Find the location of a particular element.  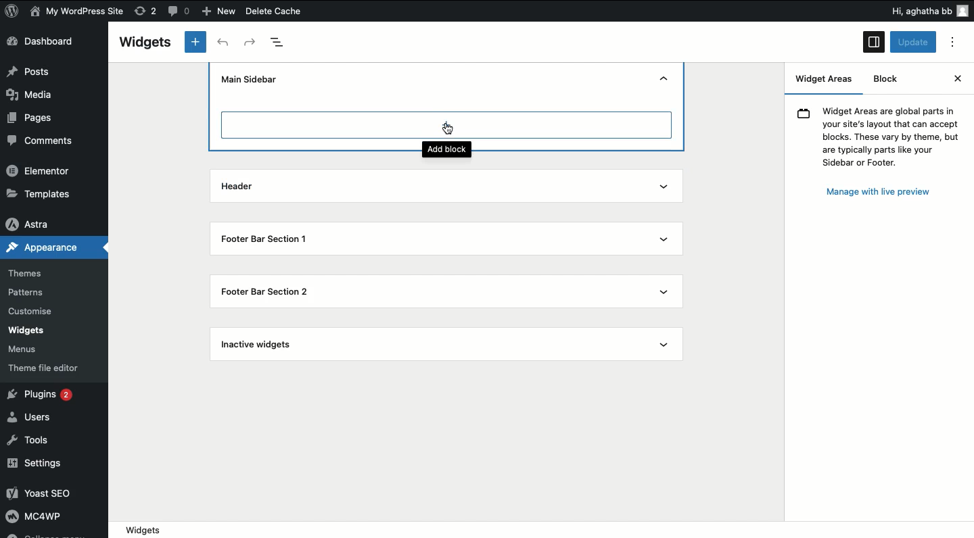

Posts is located at coordinates (30, 72).